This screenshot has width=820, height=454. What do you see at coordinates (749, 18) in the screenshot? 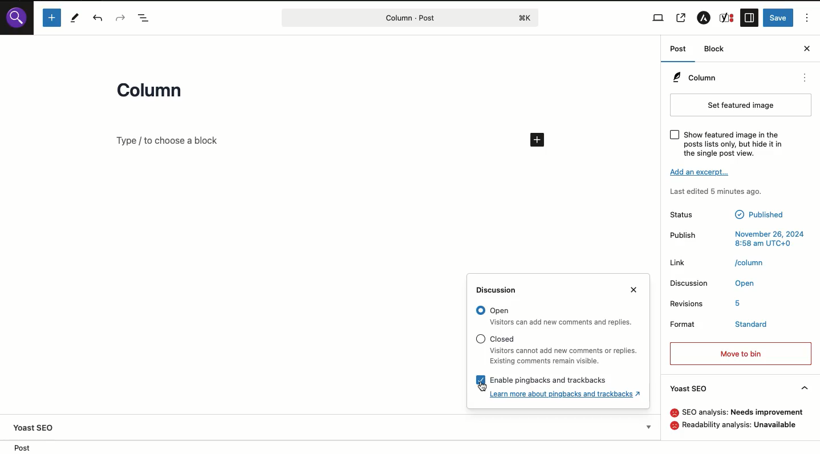
I see `Sidebar` at bounding box center [749, 18].